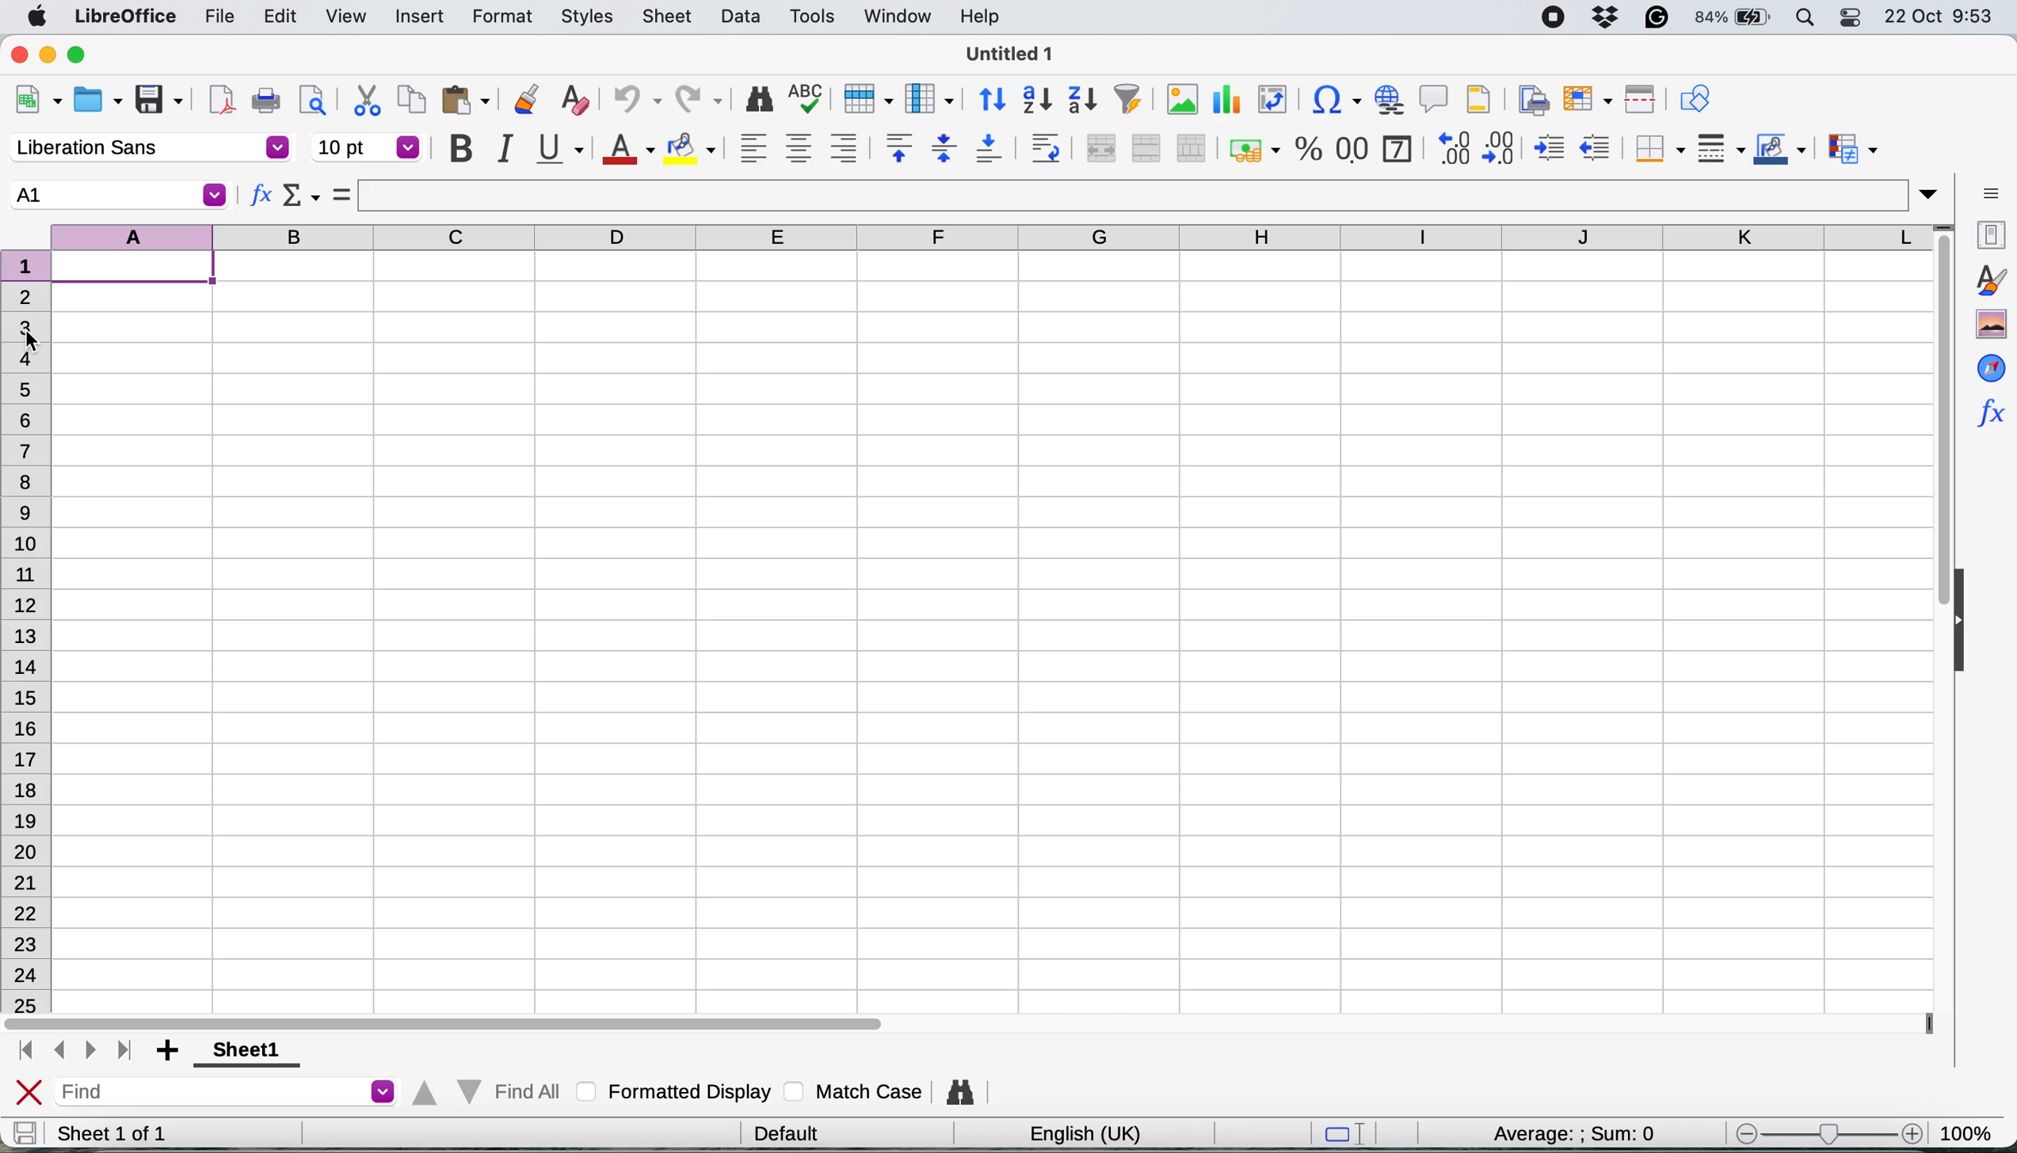 Image resolution: width=2017 pixels, height=1153 pixels. What do you see at coordinates (588, 18) in the screenshot?
I see `styles` at bounding box center [588, 18].